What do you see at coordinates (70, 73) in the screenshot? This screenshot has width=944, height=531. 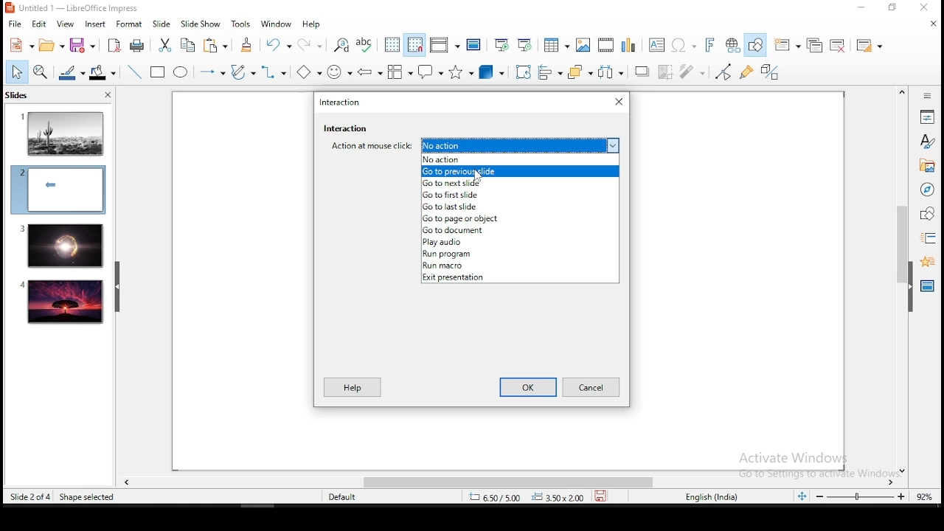 I see `line fill` at bounding box center [70, 73].